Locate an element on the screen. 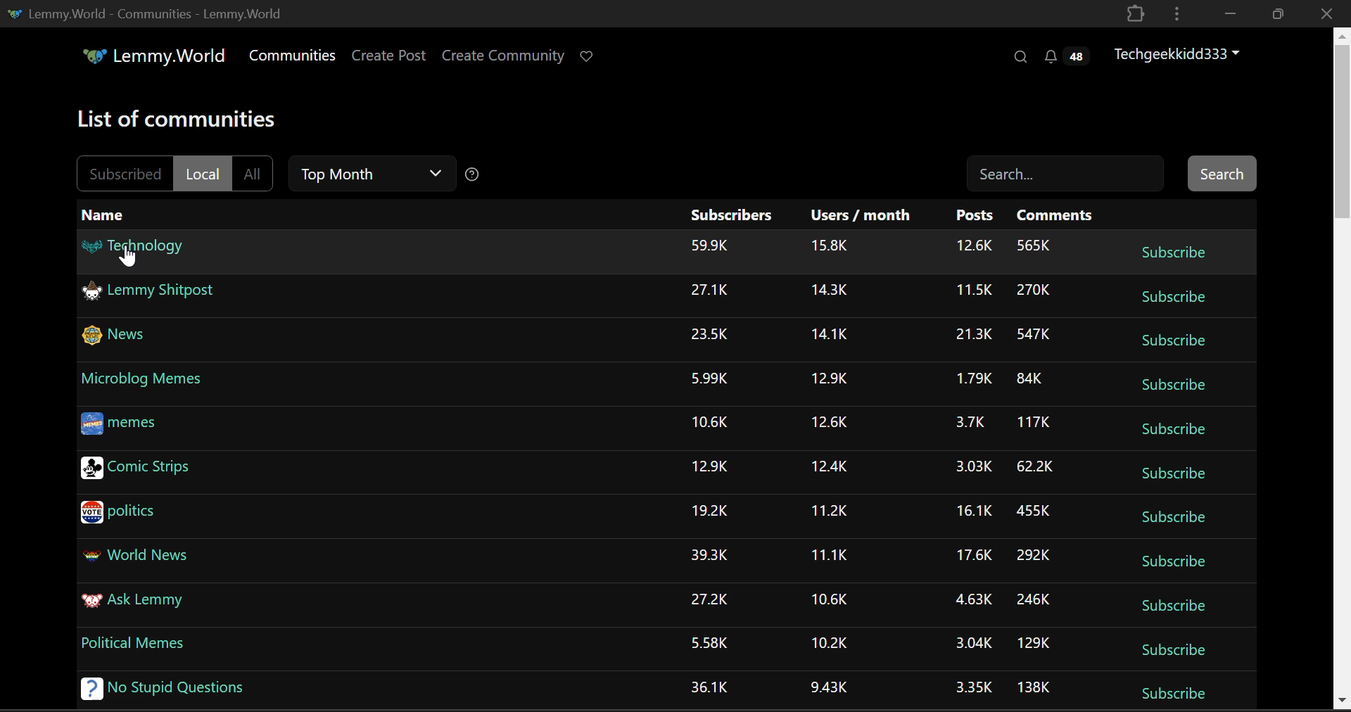  Amount is located at coordinates (829, 424).